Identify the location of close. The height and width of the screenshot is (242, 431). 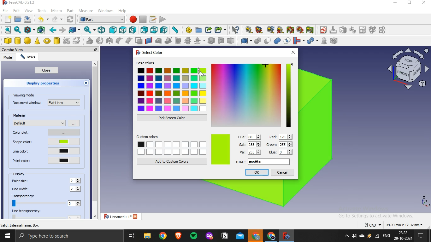
(96, 50).